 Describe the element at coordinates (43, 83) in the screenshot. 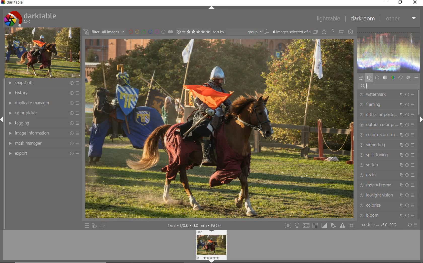

I see `snapshots` at that location.